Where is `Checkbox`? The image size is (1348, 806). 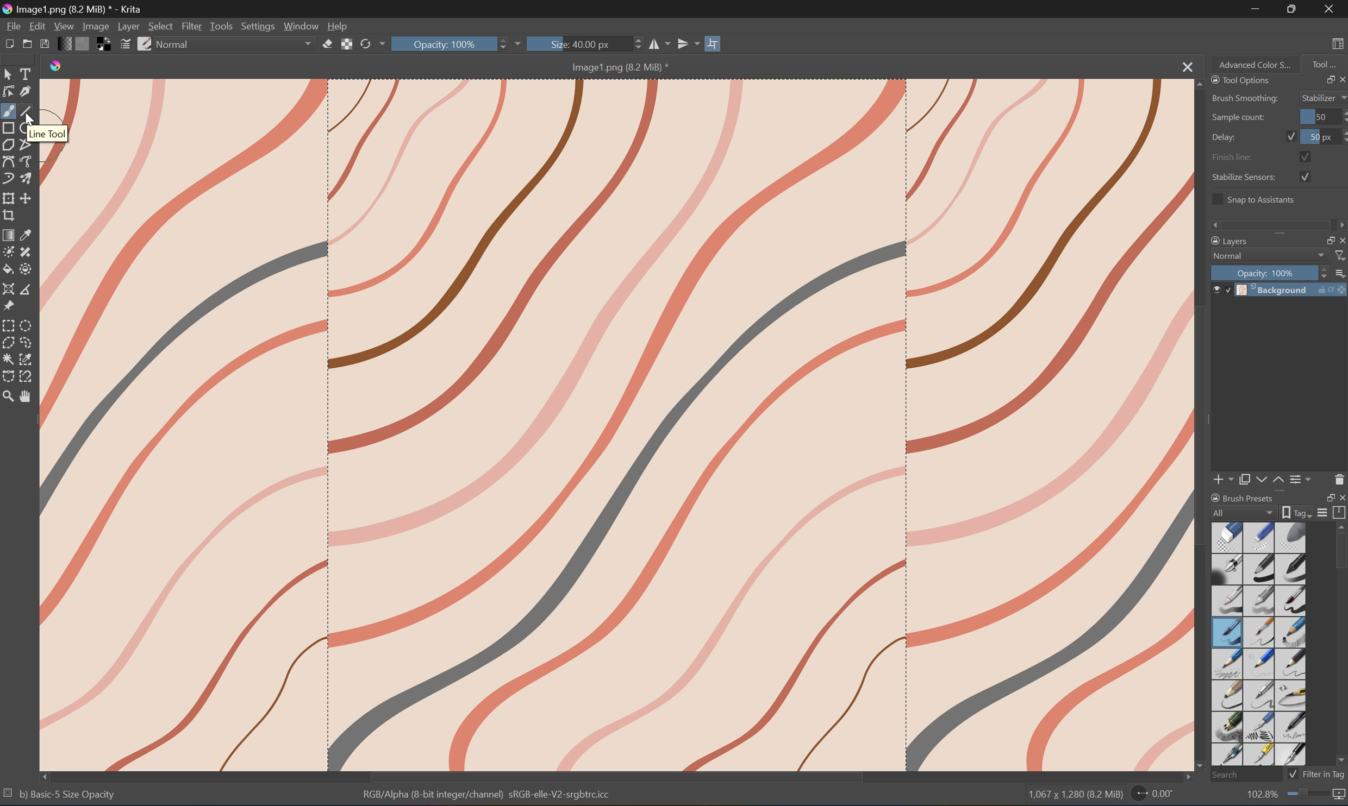
Checkbox is located at coordinates (1306, 155).